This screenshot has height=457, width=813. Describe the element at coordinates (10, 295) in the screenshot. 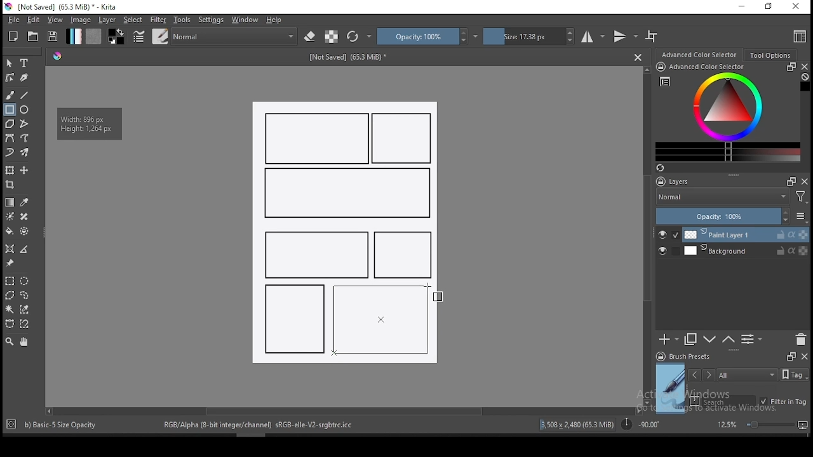

I see `polygon selection tool` at that location.